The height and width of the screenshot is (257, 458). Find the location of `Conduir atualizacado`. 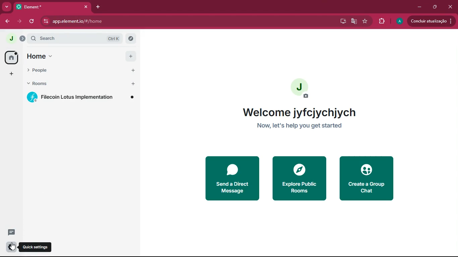

Conduir atualizacado is located at coordinates (431, 21).